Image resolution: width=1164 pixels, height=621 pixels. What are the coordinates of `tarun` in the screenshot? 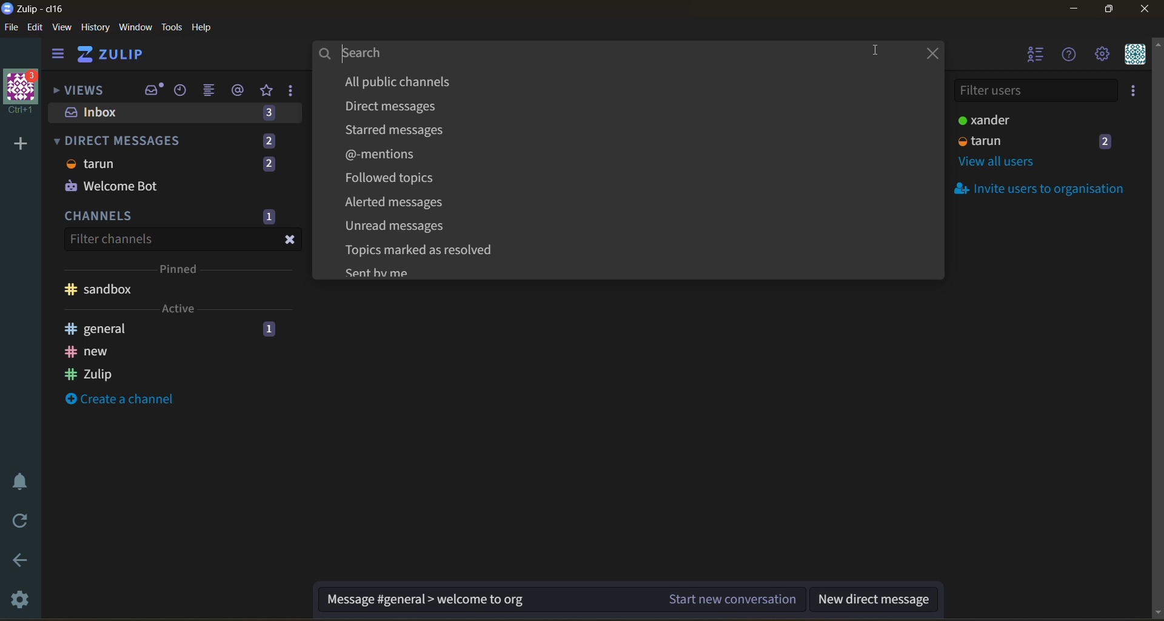 It's located at (93, 164).